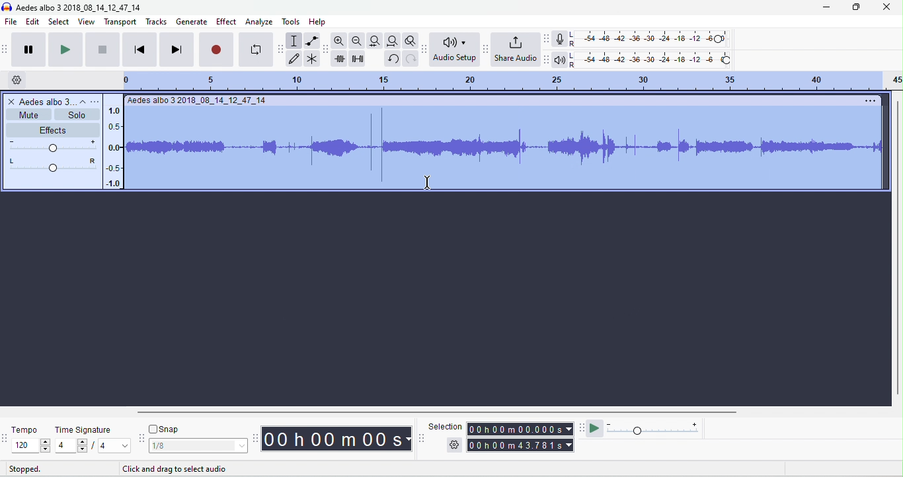 The image size is (903, 477). I want to click on audacity transport toolbar, so click(6, 48).